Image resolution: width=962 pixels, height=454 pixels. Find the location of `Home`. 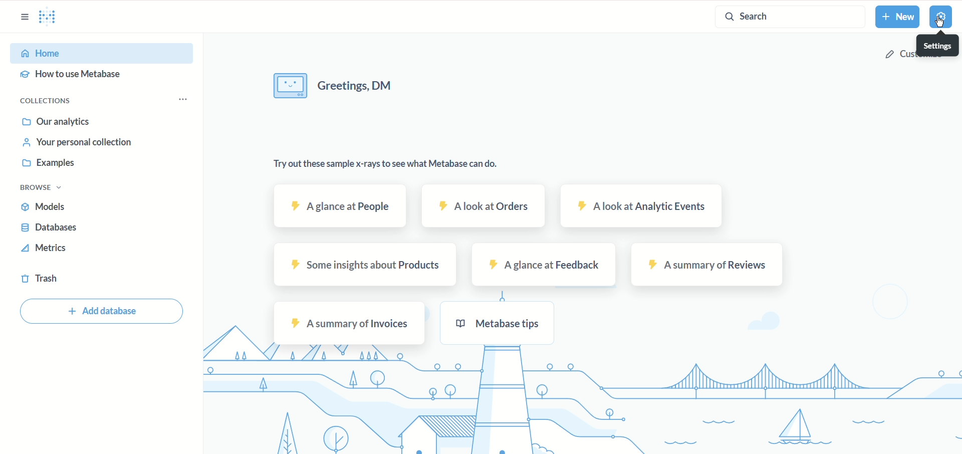

Home is located at coordinates (97, 54).